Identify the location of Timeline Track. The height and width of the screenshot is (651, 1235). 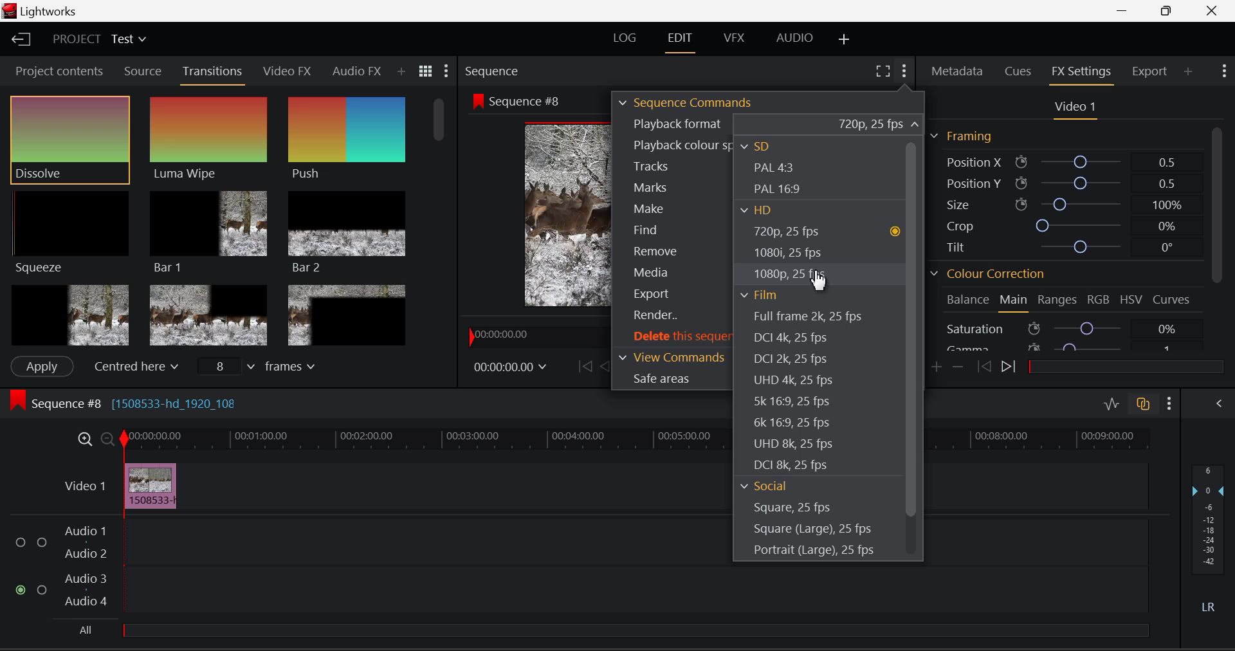
(421, 439).